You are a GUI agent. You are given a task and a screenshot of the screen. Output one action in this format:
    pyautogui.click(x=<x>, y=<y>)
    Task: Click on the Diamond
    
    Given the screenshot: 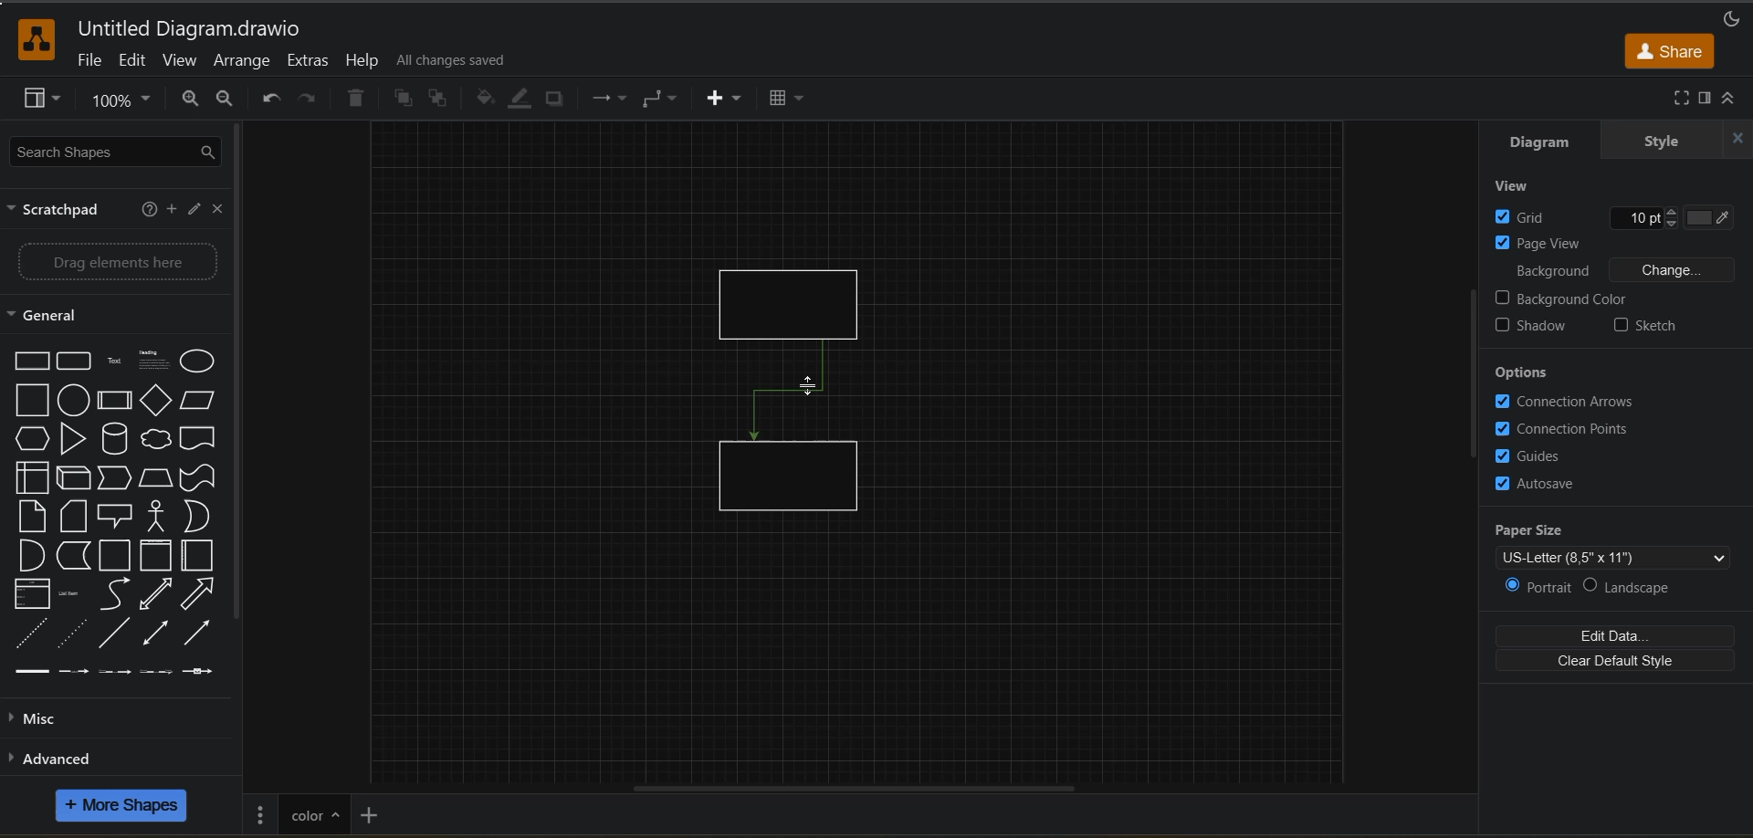 What is the action you would take?
    pyautogui.click(x=157, y=401)
    